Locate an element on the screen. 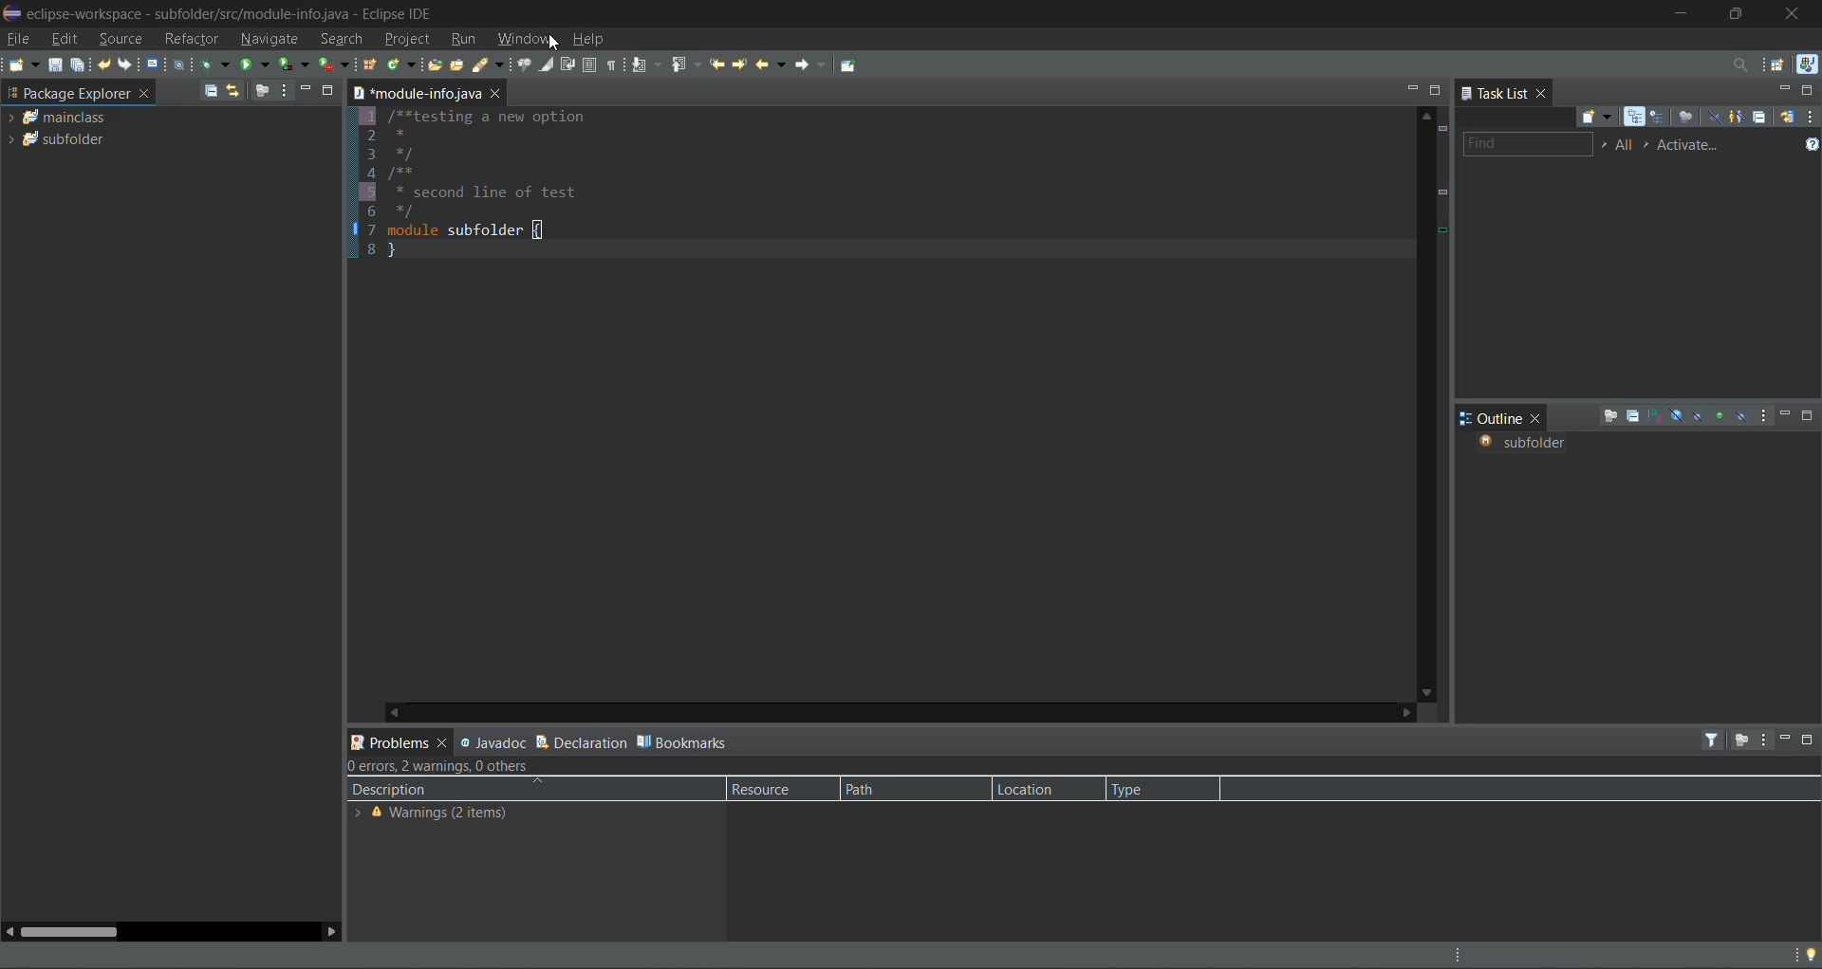  categorized is located at coordinates (1635, 118).